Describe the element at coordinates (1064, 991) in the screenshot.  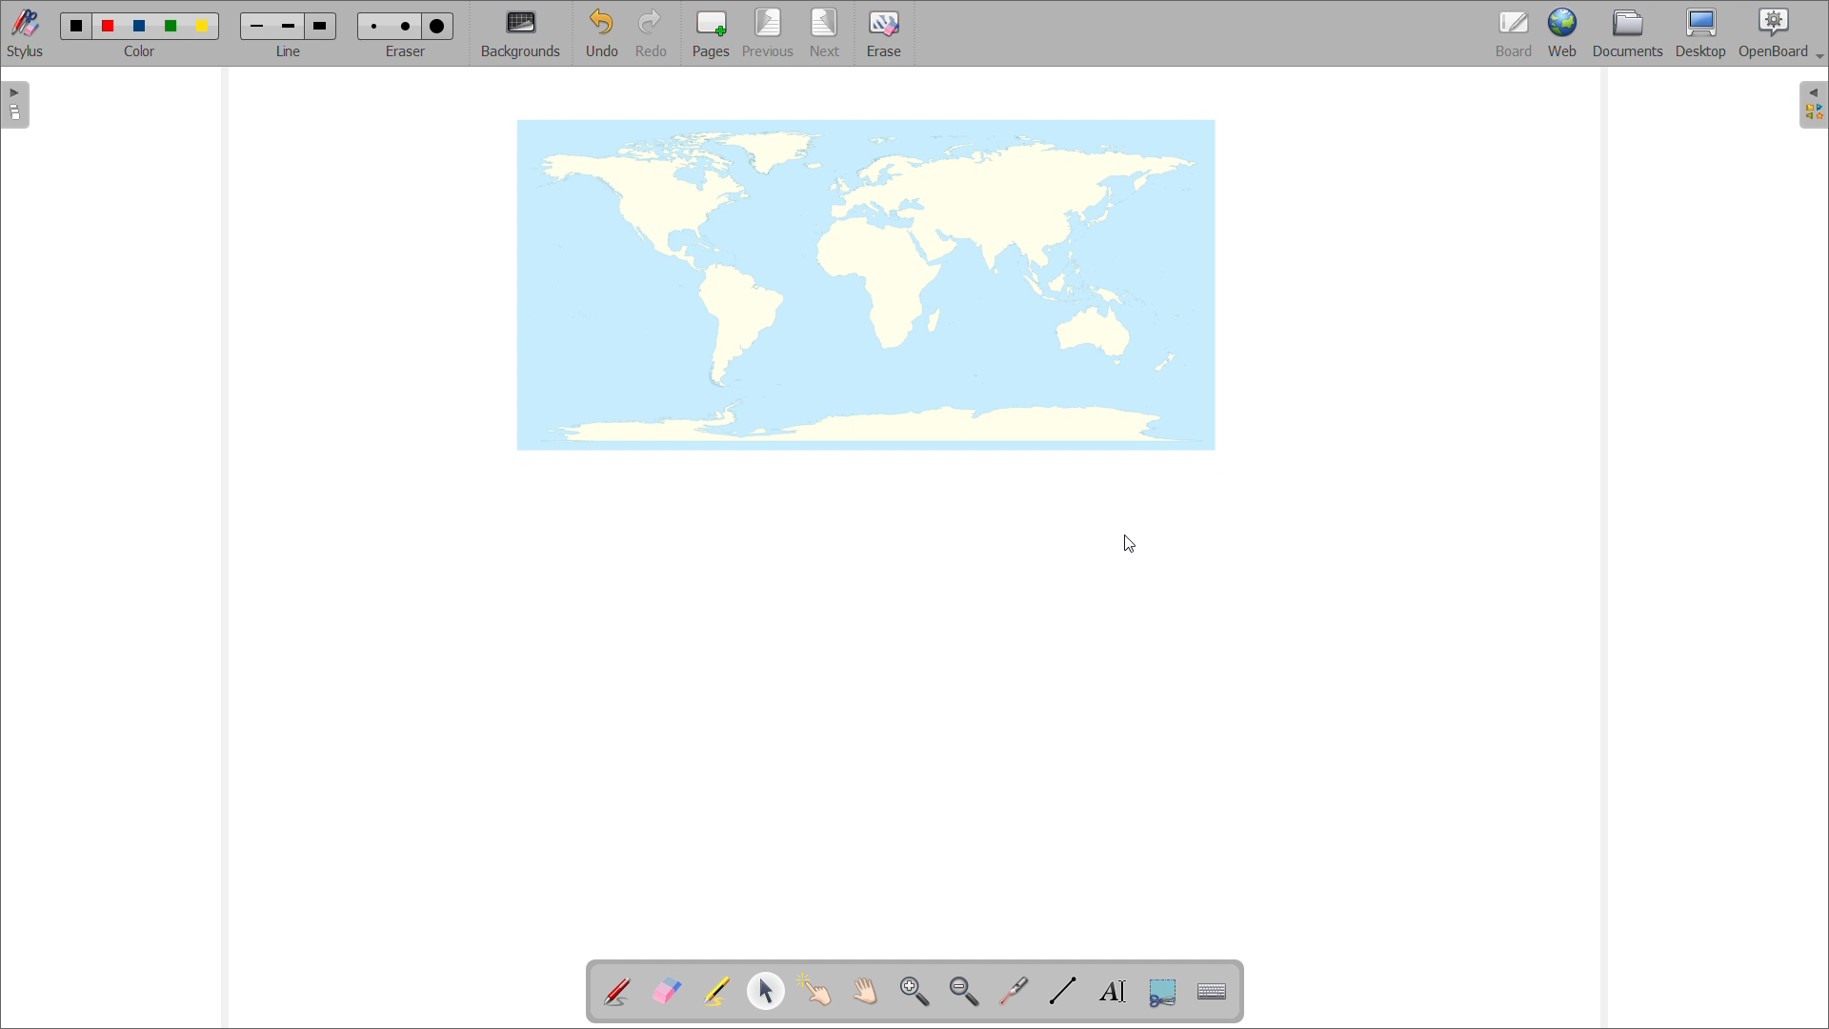
I see `draw lines` at that location.